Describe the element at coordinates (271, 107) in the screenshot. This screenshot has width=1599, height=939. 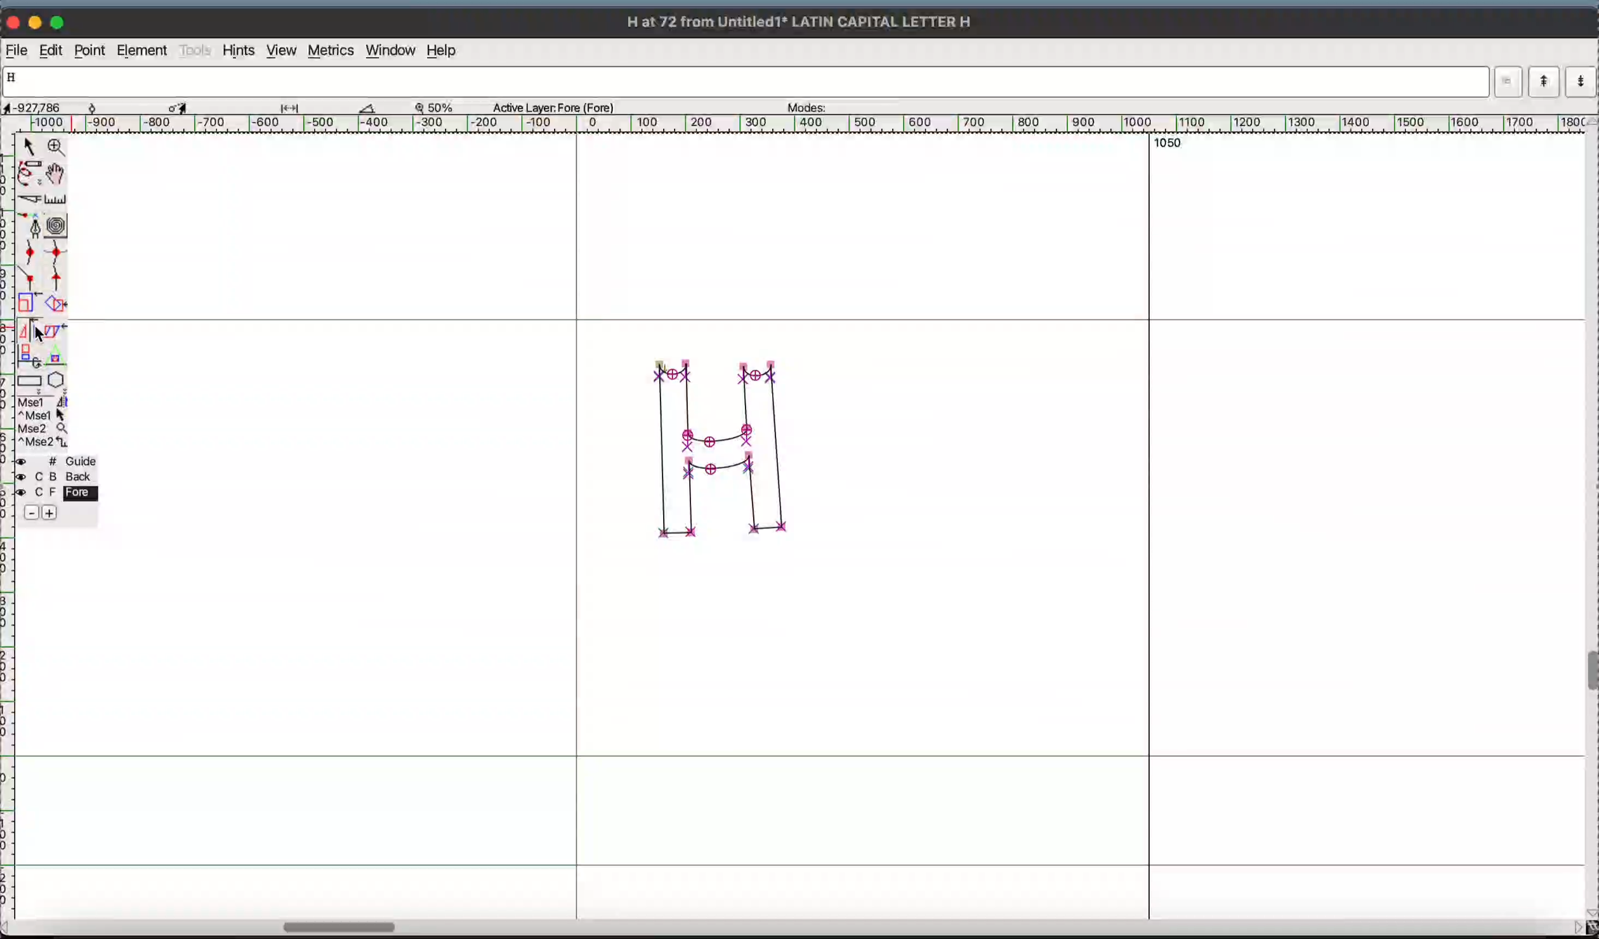
I see `measurement` at that location.